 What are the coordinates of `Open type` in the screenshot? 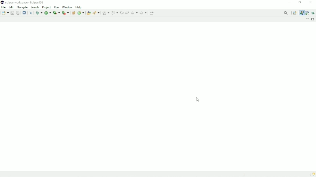 It's located at (88, 13).